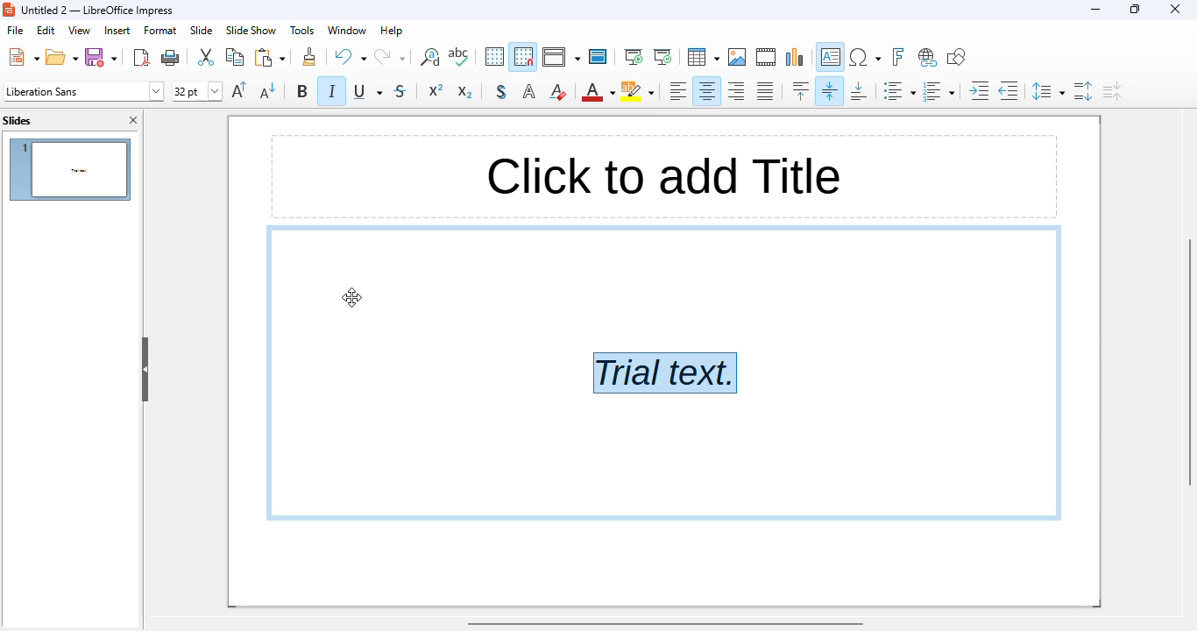 This screenshot has height=631, width=1197. Describe the element at coordinates (493, 57) in the screenshot. I see `display grid` at that location.